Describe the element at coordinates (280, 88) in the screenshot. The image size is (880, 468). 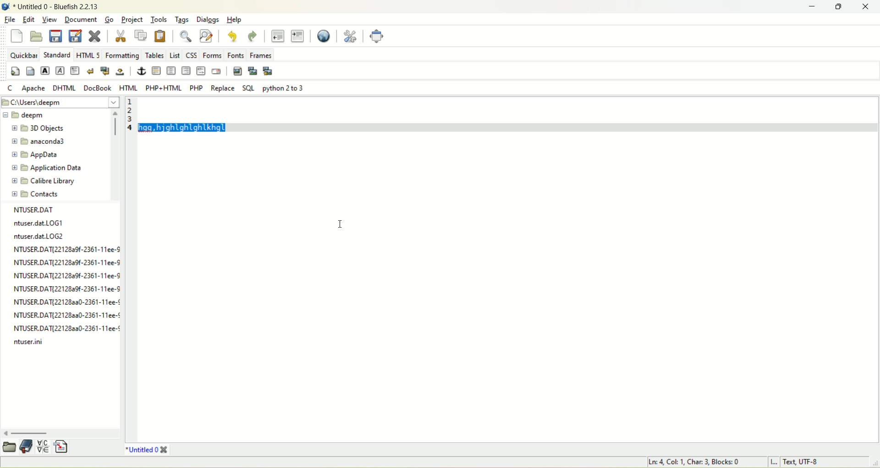
I see `python 2 to 3` at that location.